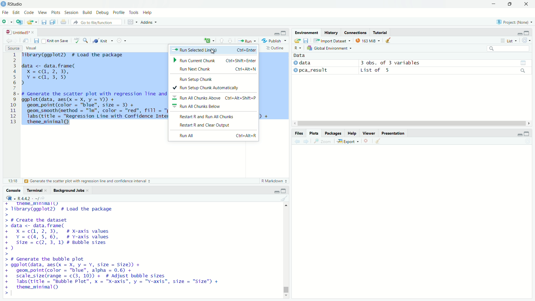 This screenshot has height=301, width=535. I want to click on Console, so click(13, 190).